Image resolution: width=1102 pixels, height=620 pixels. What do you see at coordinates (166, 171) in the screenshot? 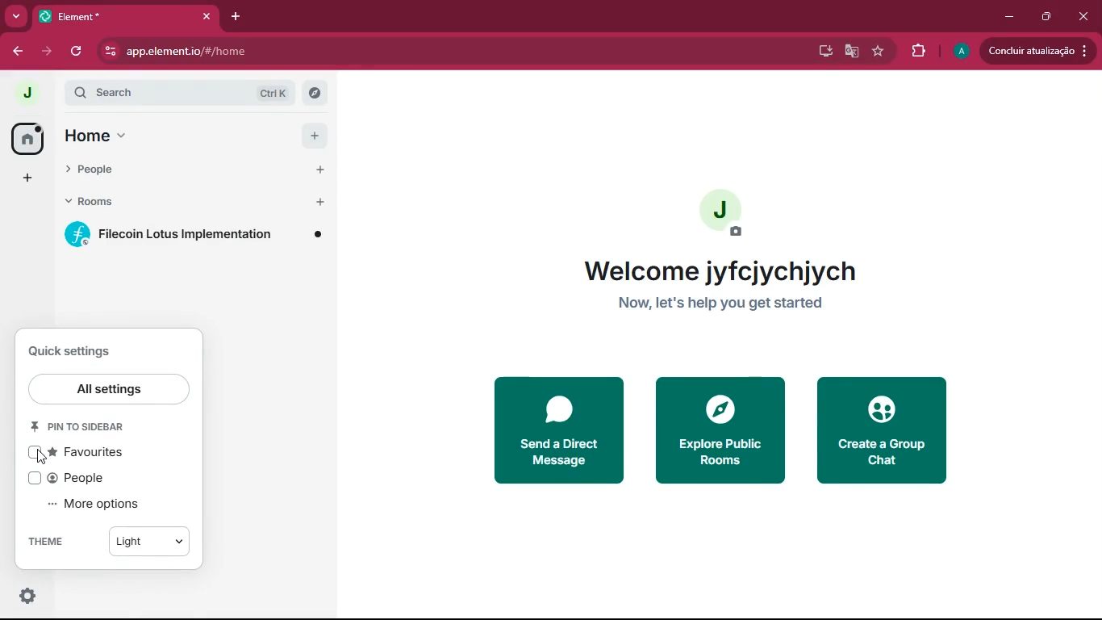
I see `people` at bounding box center [166, 171].